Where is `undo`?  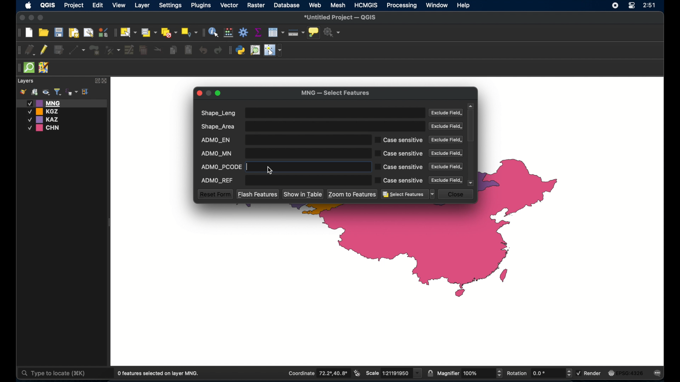
undo is located at coordinates (203, 51).